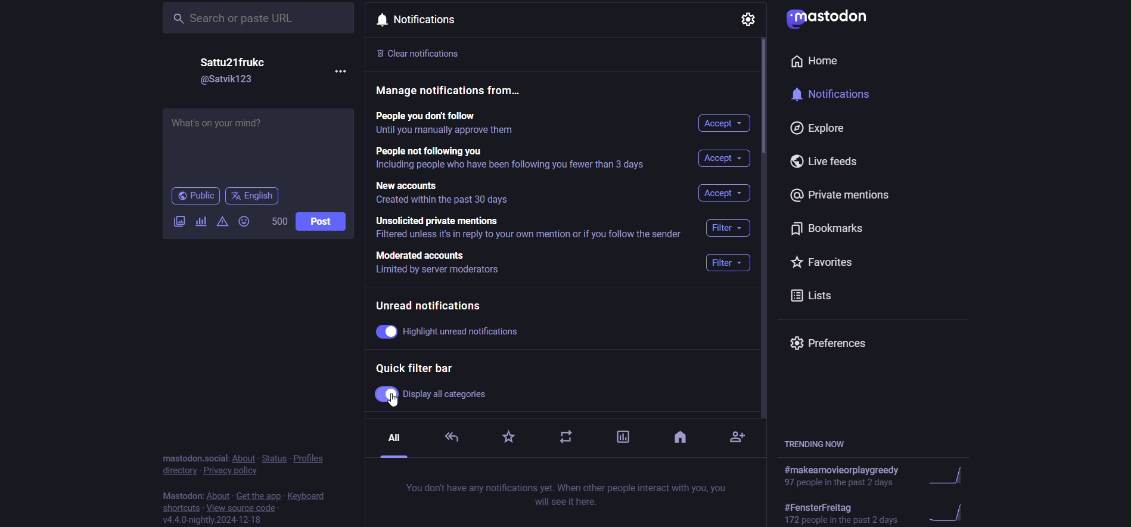 Image resolution: width=1131 pixels, height=527 pixels. I want to click on emoji, so click(244, 221).